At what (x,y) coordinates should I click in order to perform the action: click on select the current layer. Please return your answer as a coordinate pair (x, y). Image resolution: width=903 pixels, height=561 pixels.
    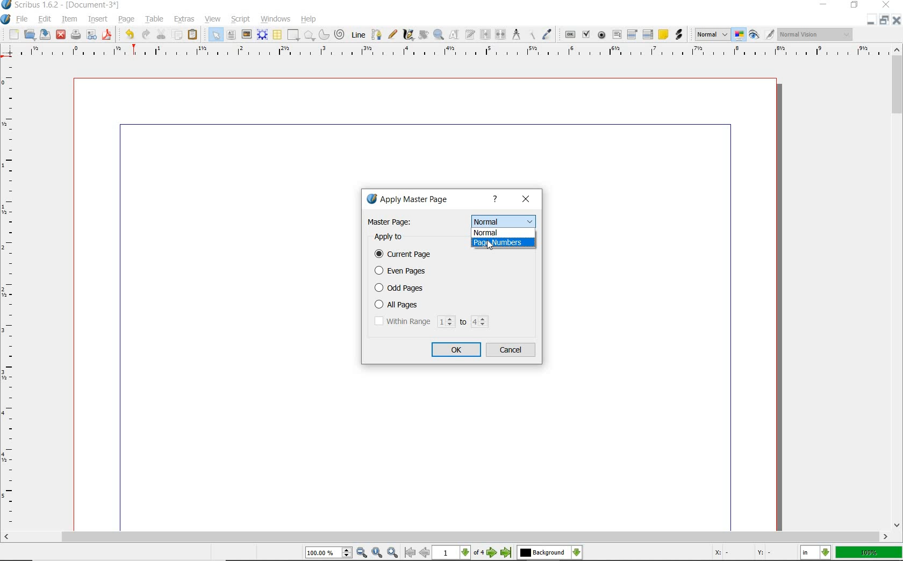
    Looking at the image, I should click on (548, 553).